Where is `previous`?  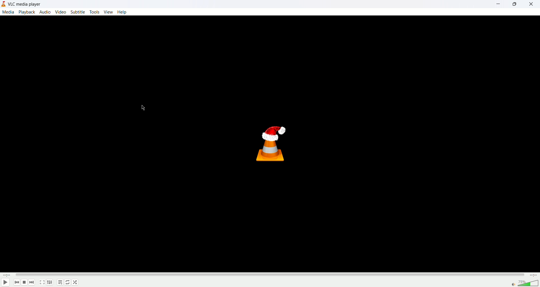
previous is located at coordinates (17, 282).